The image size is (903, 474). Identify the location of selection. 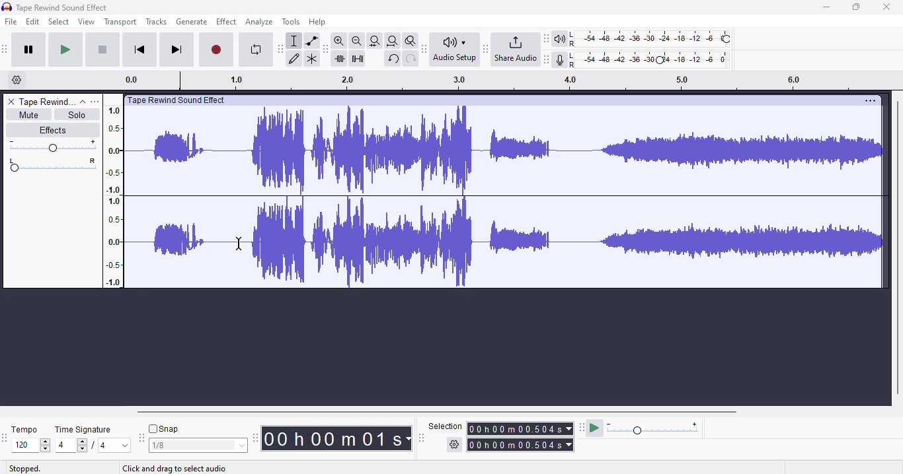
(502, 436).